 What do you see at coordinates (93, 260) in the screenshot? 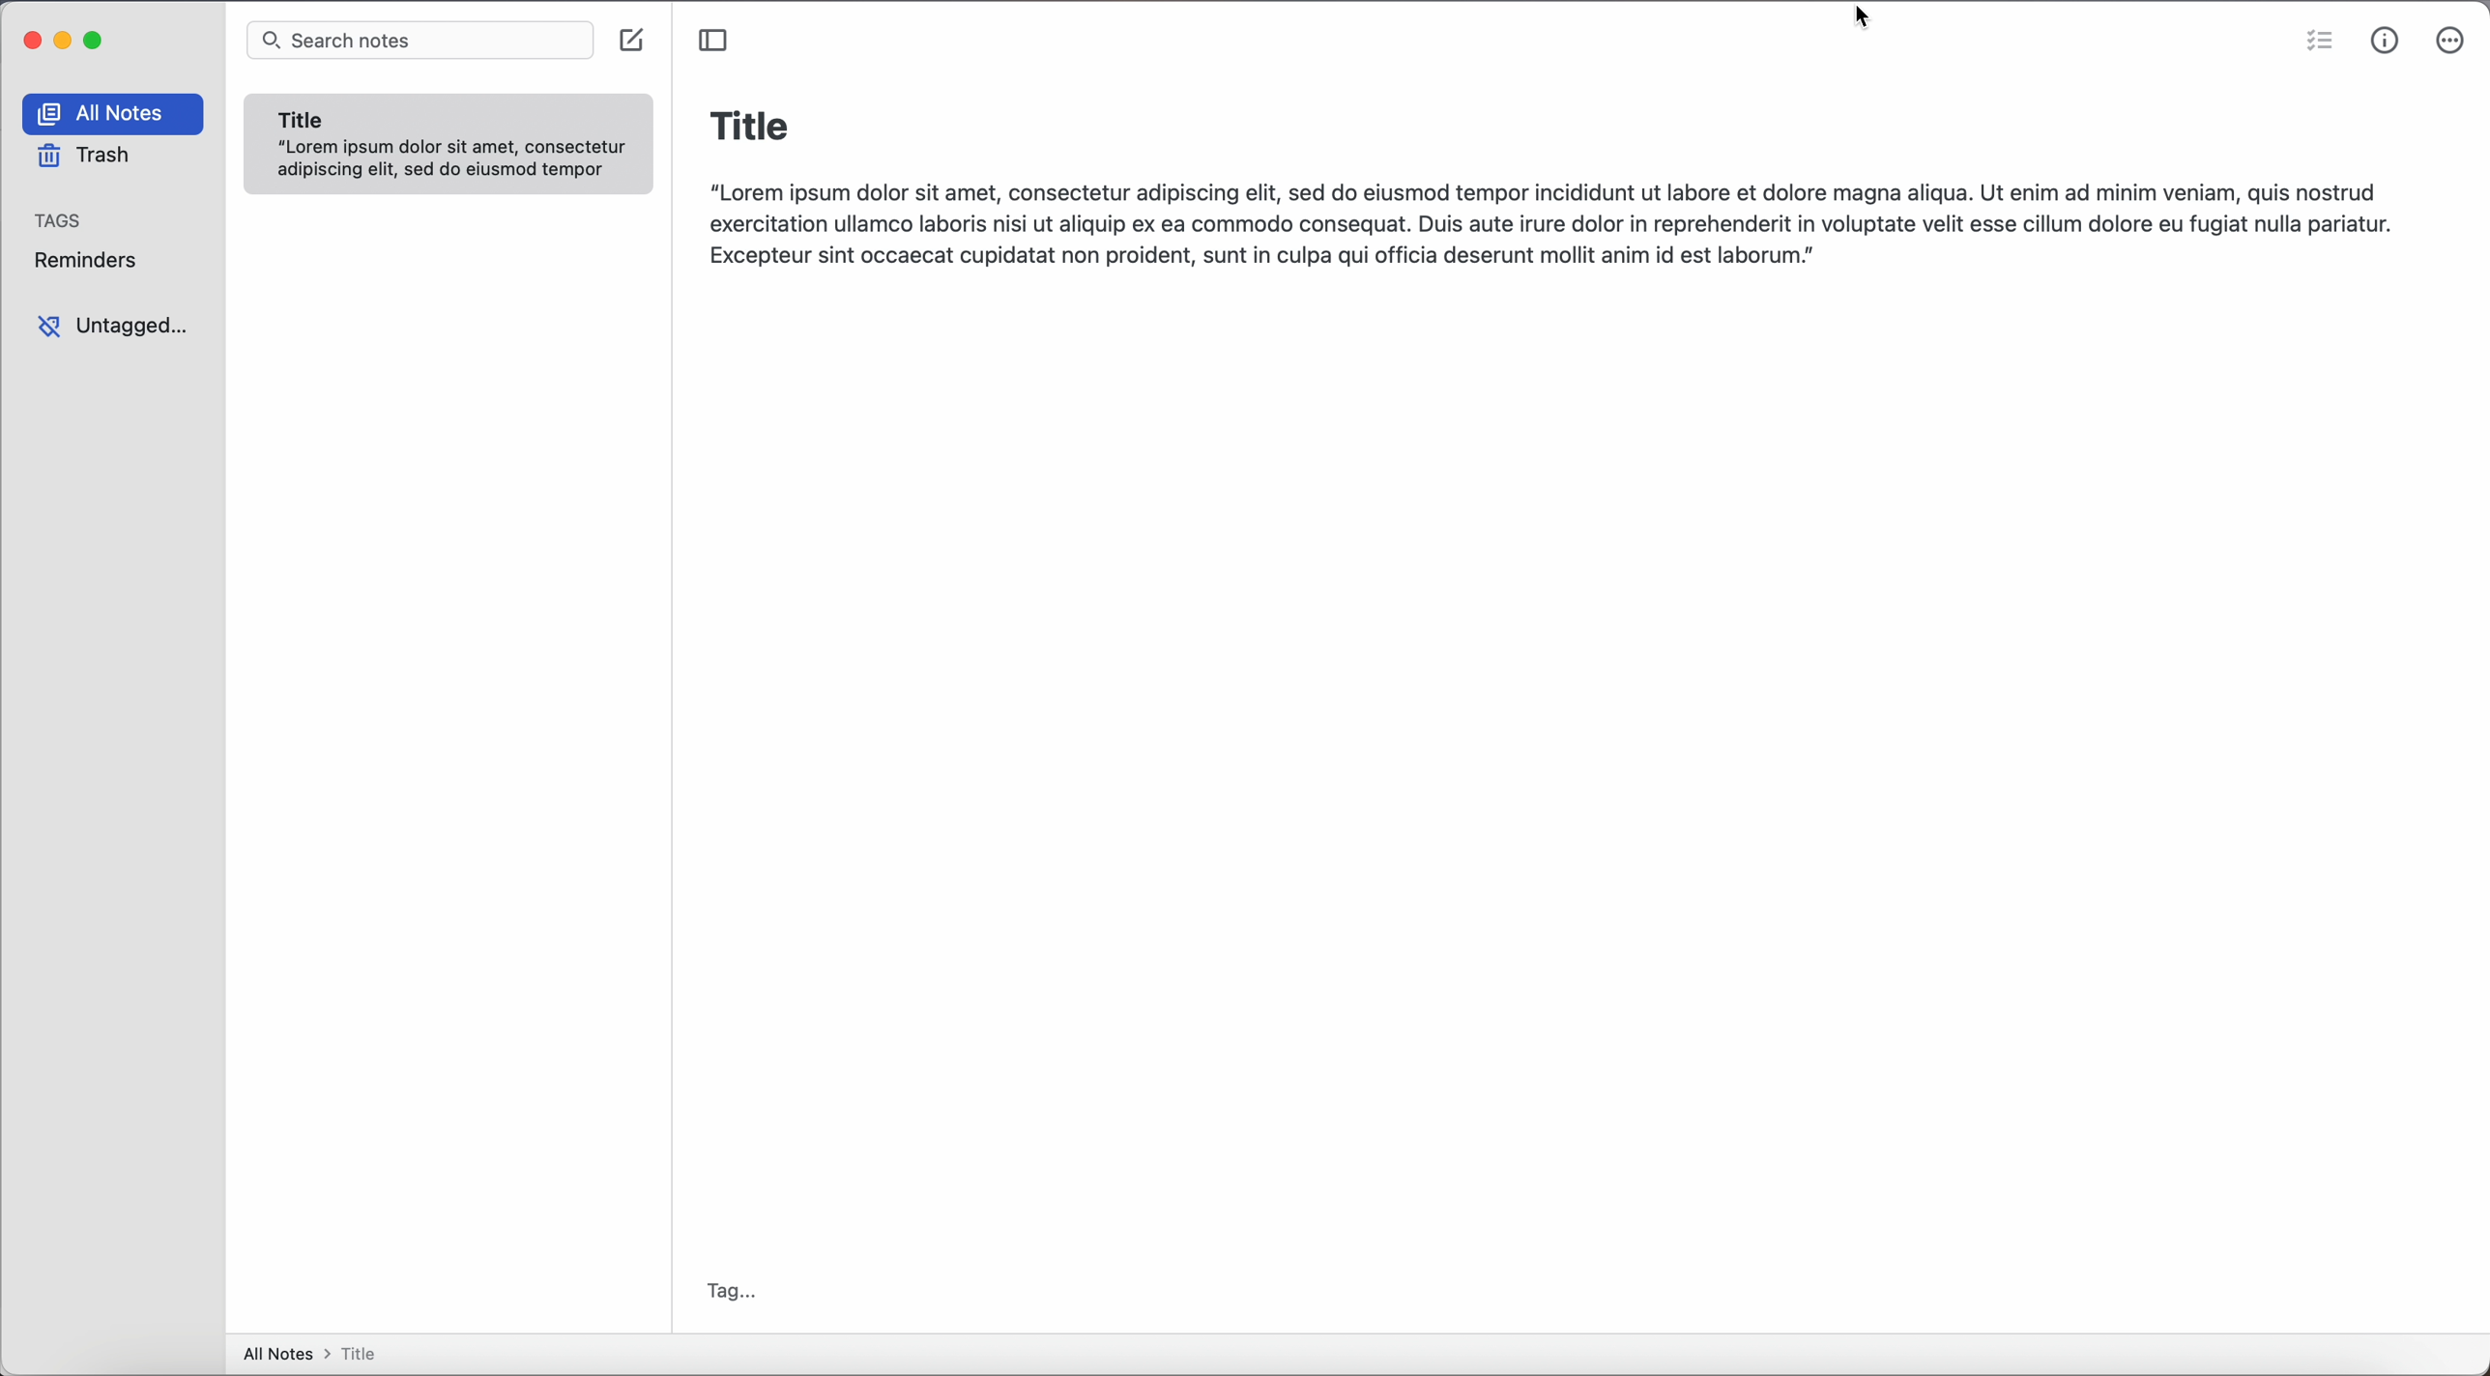
I see `reminders` at bounding box center [93, 260].